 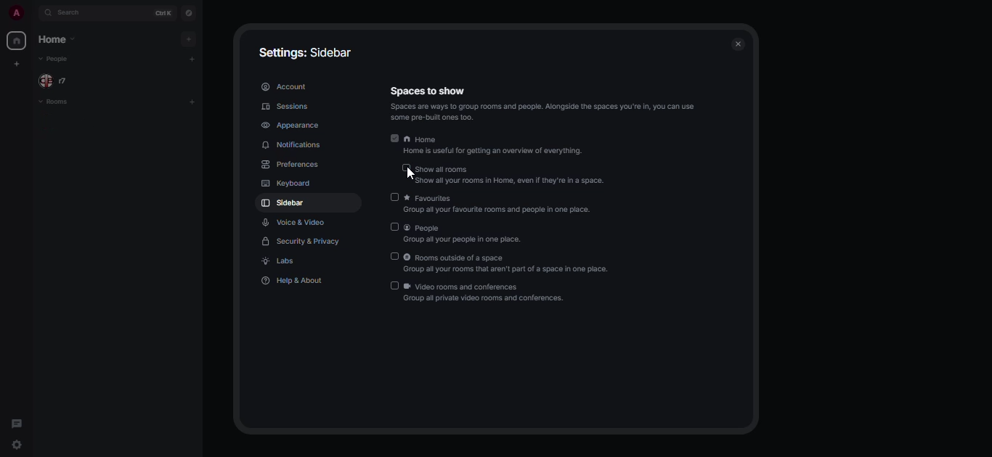 I want to click on rooms outside of a space, so click(x=508, y=264).